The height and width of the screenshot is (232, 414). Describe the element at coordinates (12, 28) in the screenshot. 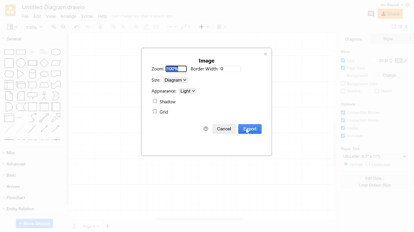

I see `View` at that location.